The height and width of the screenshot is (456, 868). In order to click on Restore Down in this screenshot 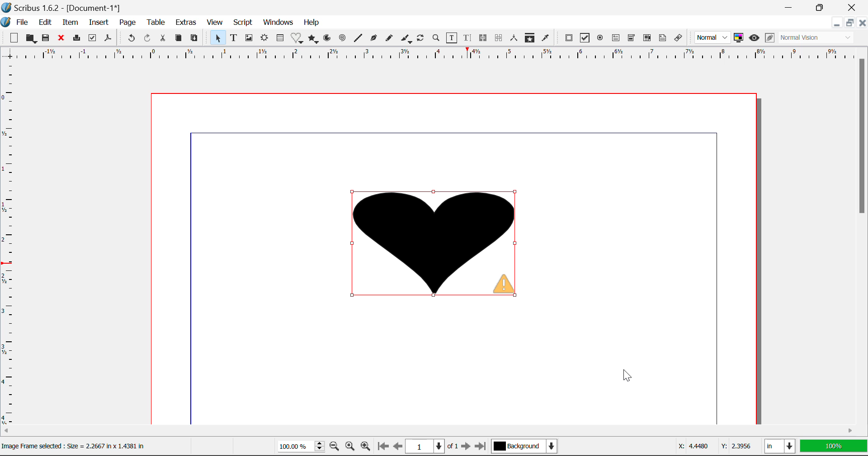, I will do `click(791, 7)`.